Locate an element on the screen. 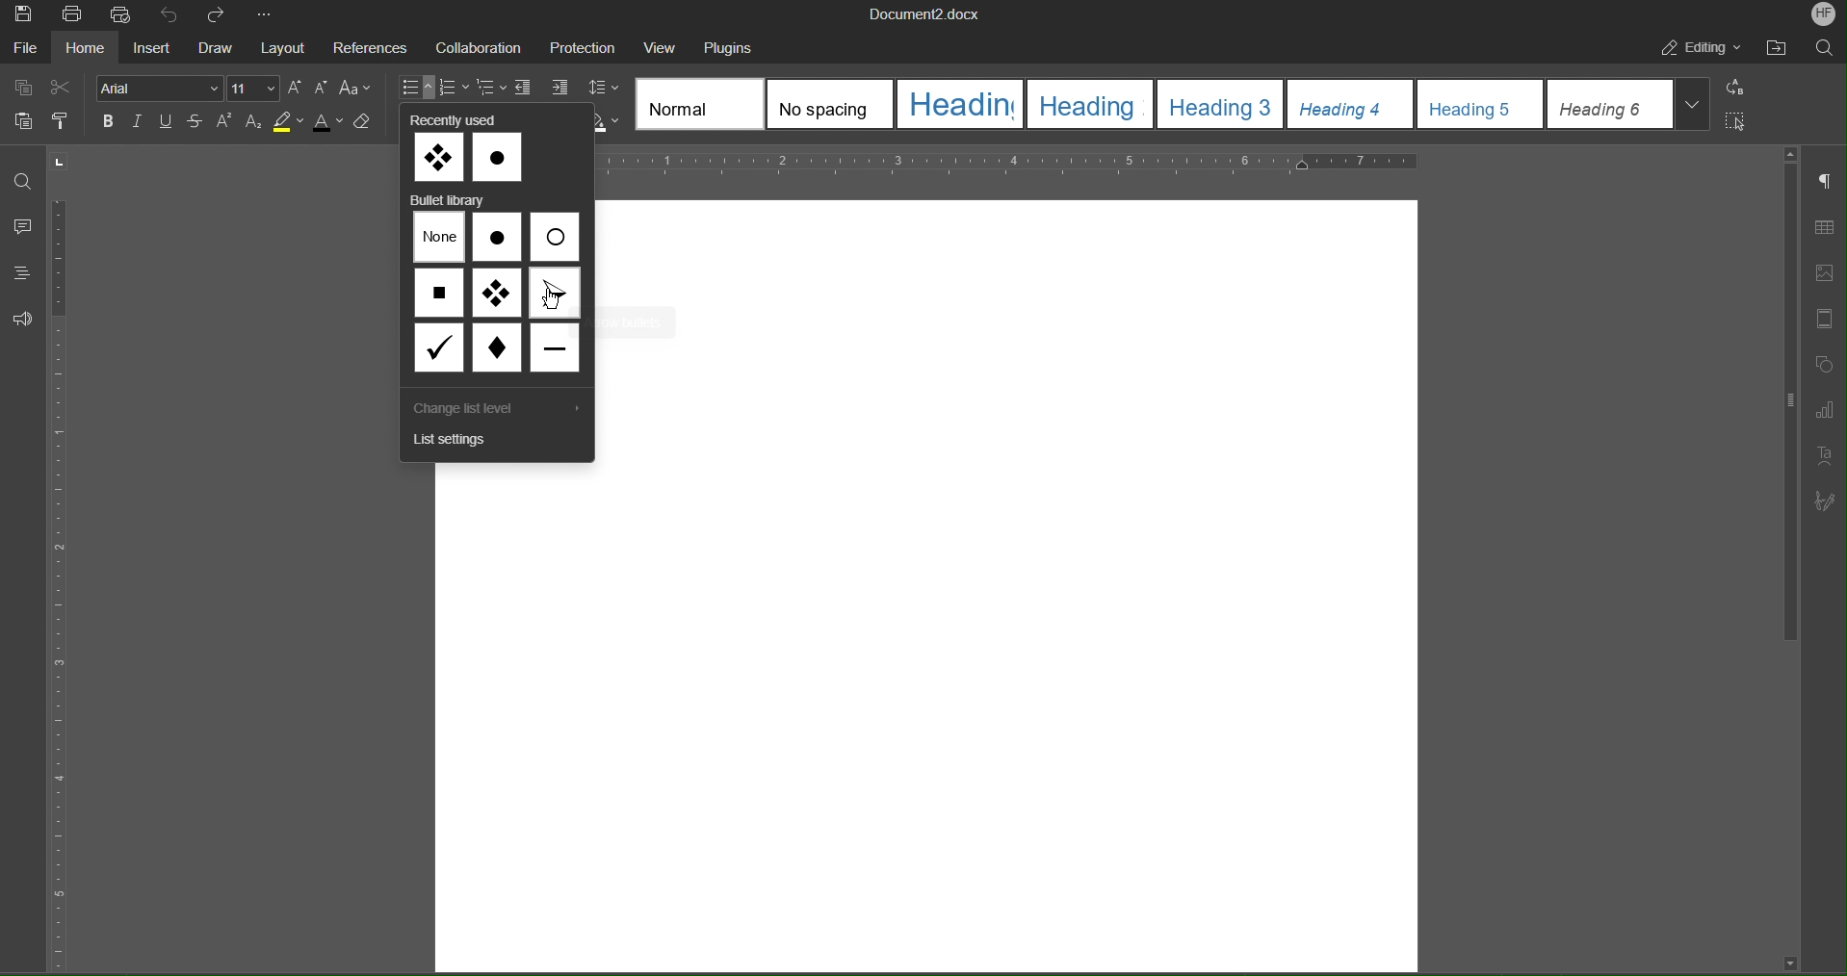  Cut is located at coordinates (69, 87).